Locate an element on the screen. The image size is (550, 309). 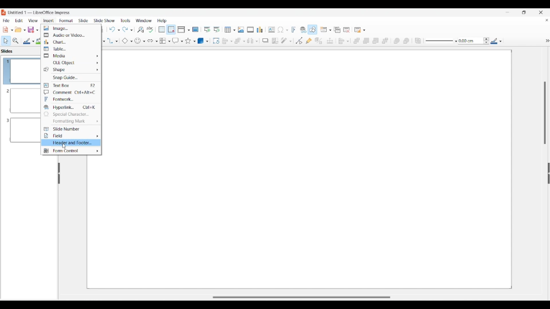
Chart is located at coordinates (71, 42).